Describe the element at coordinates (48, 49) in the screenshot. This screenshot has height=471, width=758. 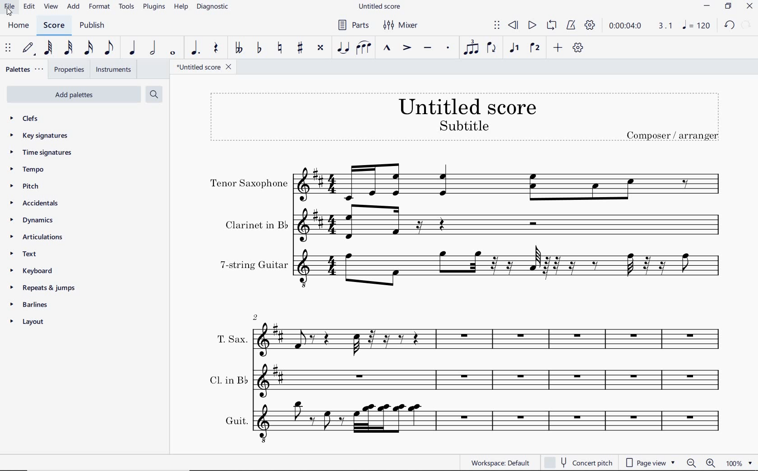
I see `64TH NOTE` at that location.